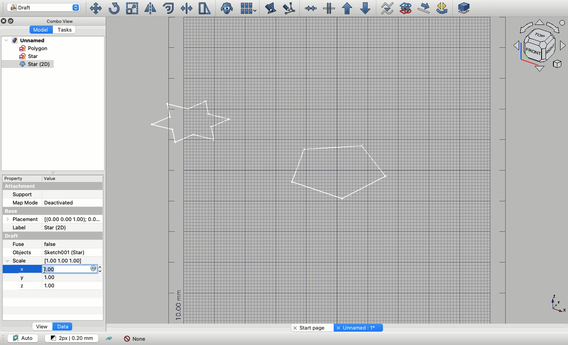  What do you see at coordinates (52, 211) in the screenshot?
I see `Base` at bounding box center [52, 211].